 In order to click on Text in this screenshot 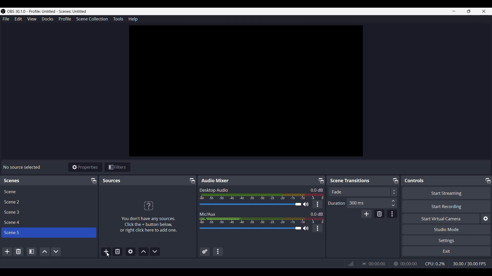, I will do `click(13, 180)`.